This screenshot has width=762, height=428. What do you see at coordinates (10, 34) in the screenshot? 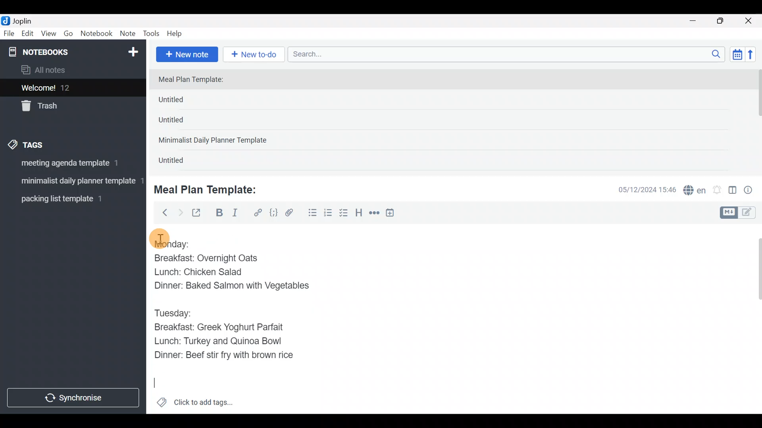
I see `File` at bounding box center [10, 34].